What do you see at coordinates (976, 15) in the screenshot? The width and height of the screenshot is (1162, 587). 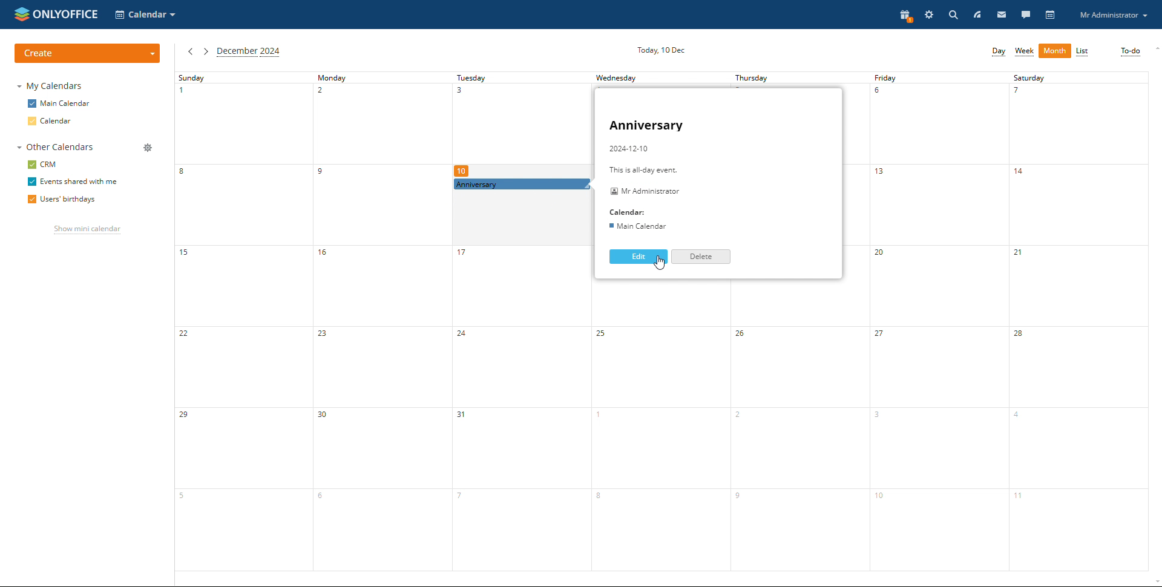 I see `feed` at bounding box center [976, 15].